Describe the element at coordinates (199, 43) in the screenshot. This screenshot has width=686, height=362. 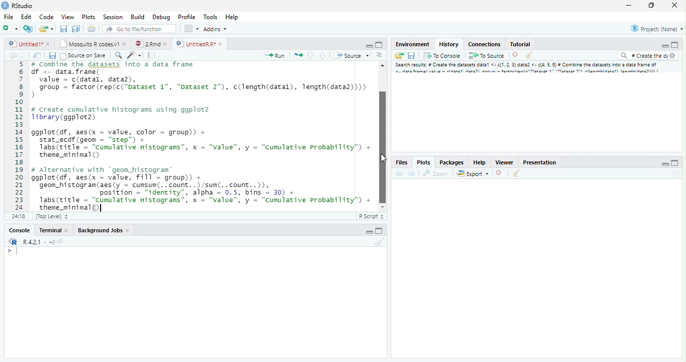
I see `UntitledR.R` at that location.